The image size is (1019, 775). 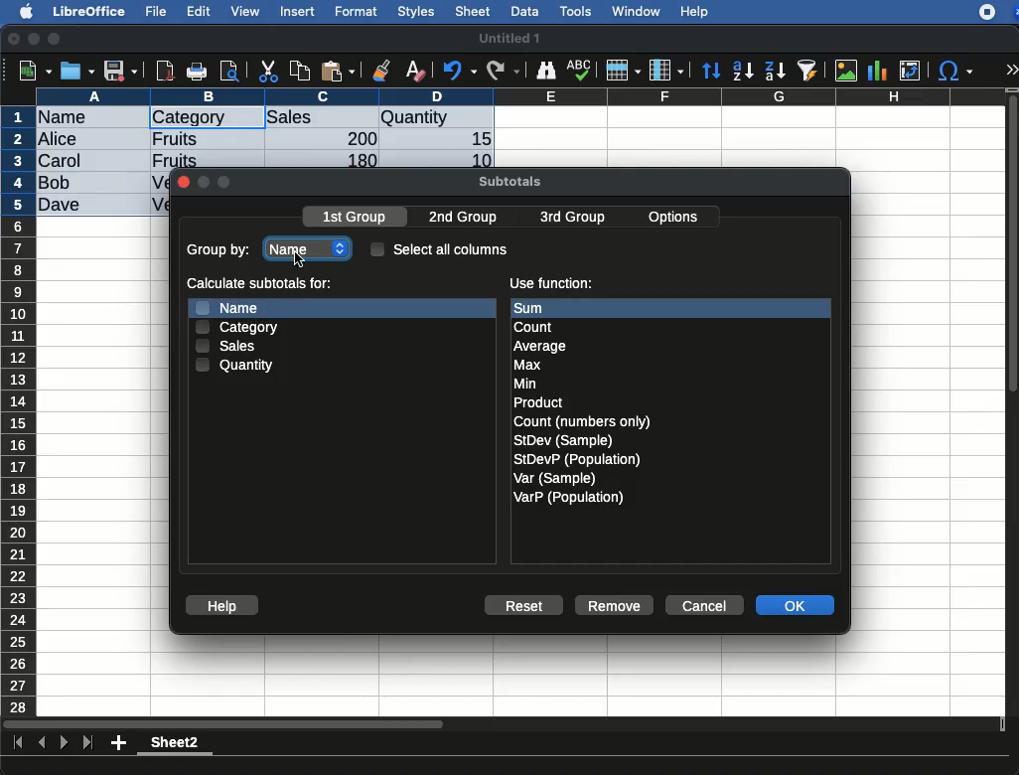 I want to click on row, so click(x=20, y=410).